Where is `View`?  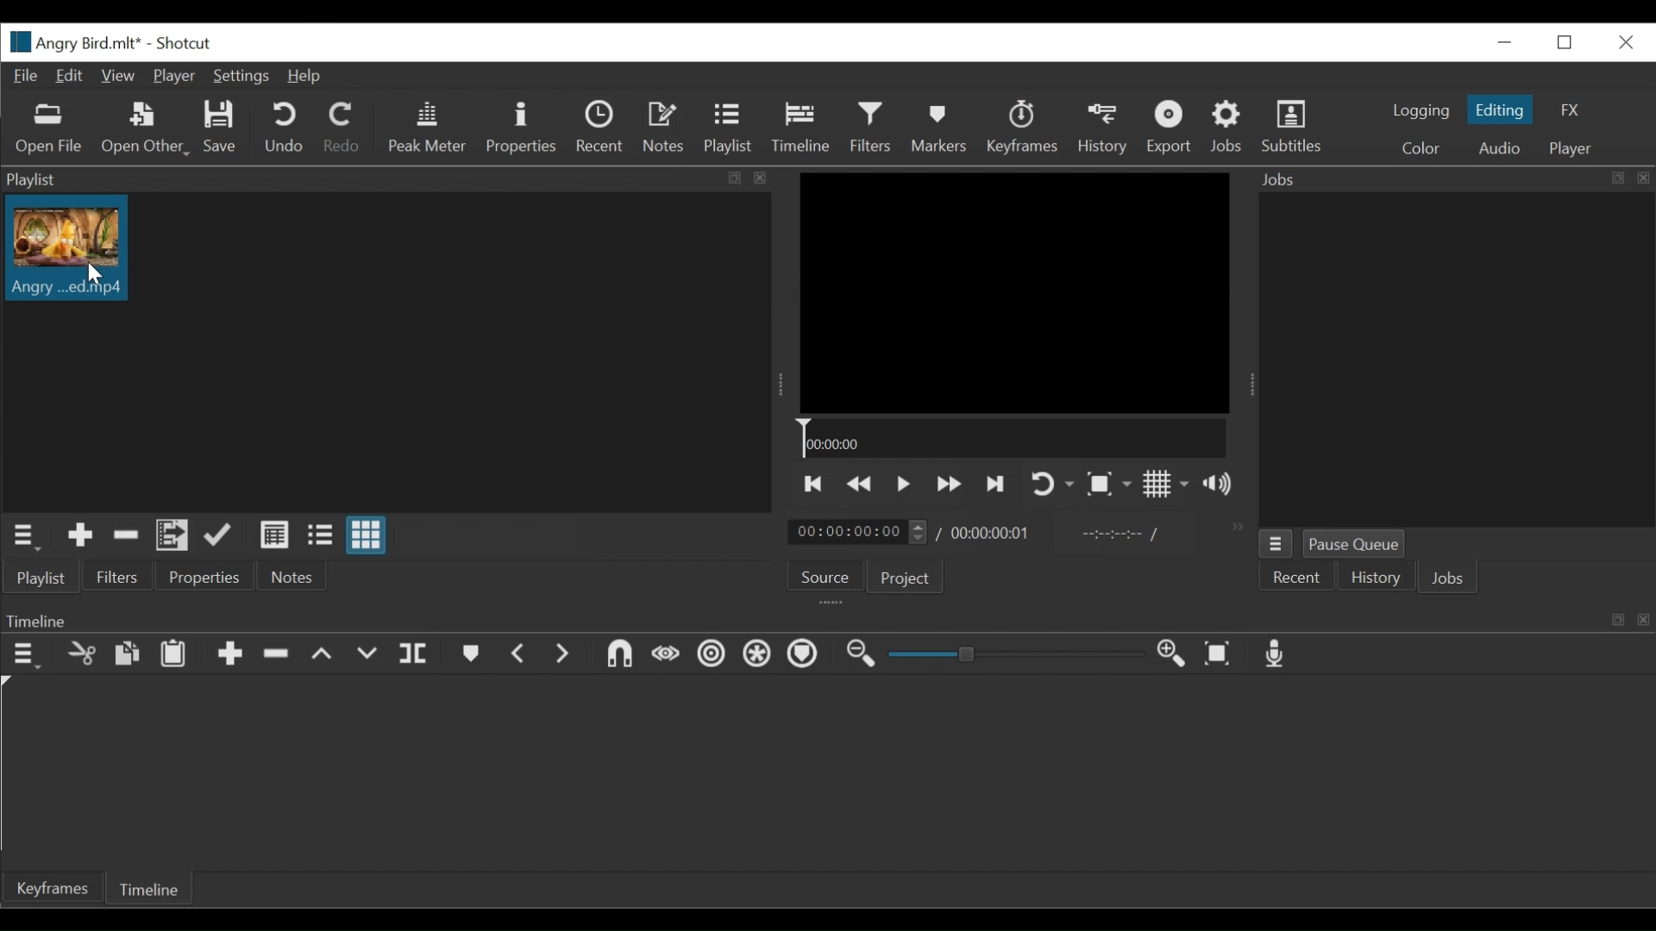 View is located at coordinates (117, 77).